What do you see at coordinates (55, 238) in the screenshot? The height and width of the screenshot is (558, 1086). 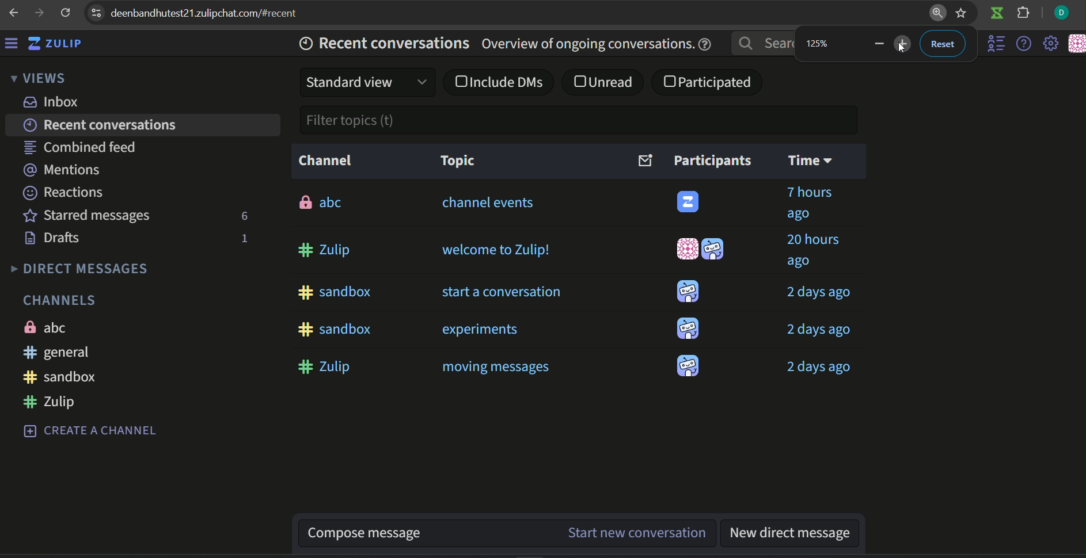 I see `draft` at bounding box center [55, 238].